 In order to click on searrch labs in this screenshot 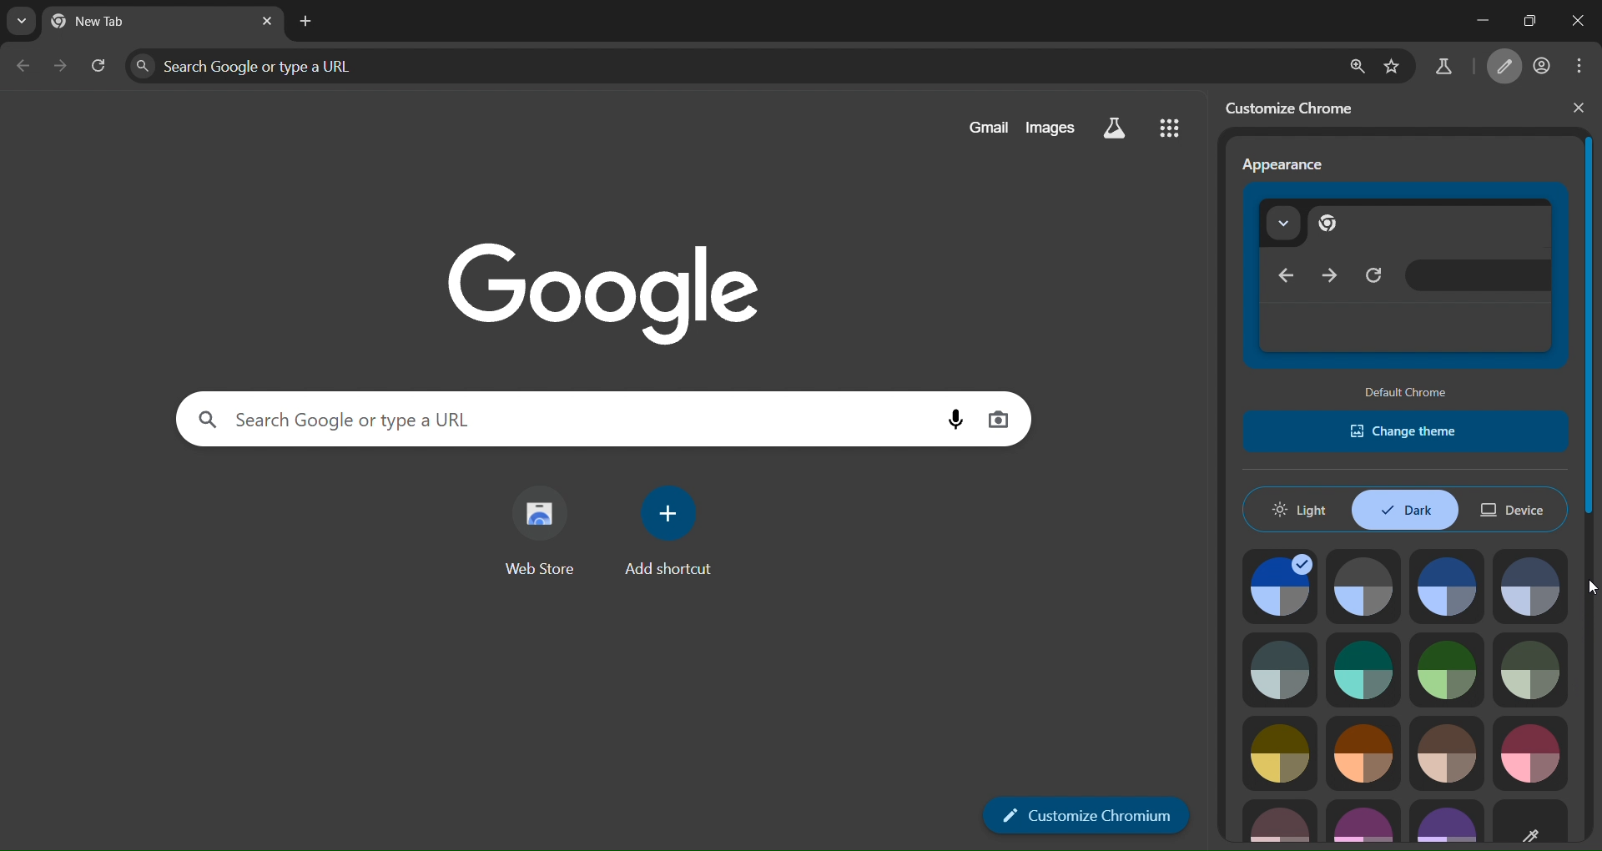, I will do `click(1115, 128)`.